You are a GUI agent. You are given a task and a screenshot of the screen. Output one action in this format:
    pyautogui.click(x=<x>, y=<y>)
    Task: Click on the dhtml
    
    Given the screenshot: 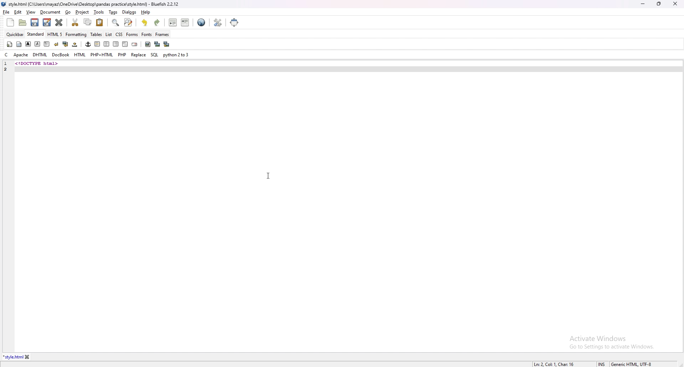 What is the action you would take?
    pyautogui.click(x=40, y=55)
    